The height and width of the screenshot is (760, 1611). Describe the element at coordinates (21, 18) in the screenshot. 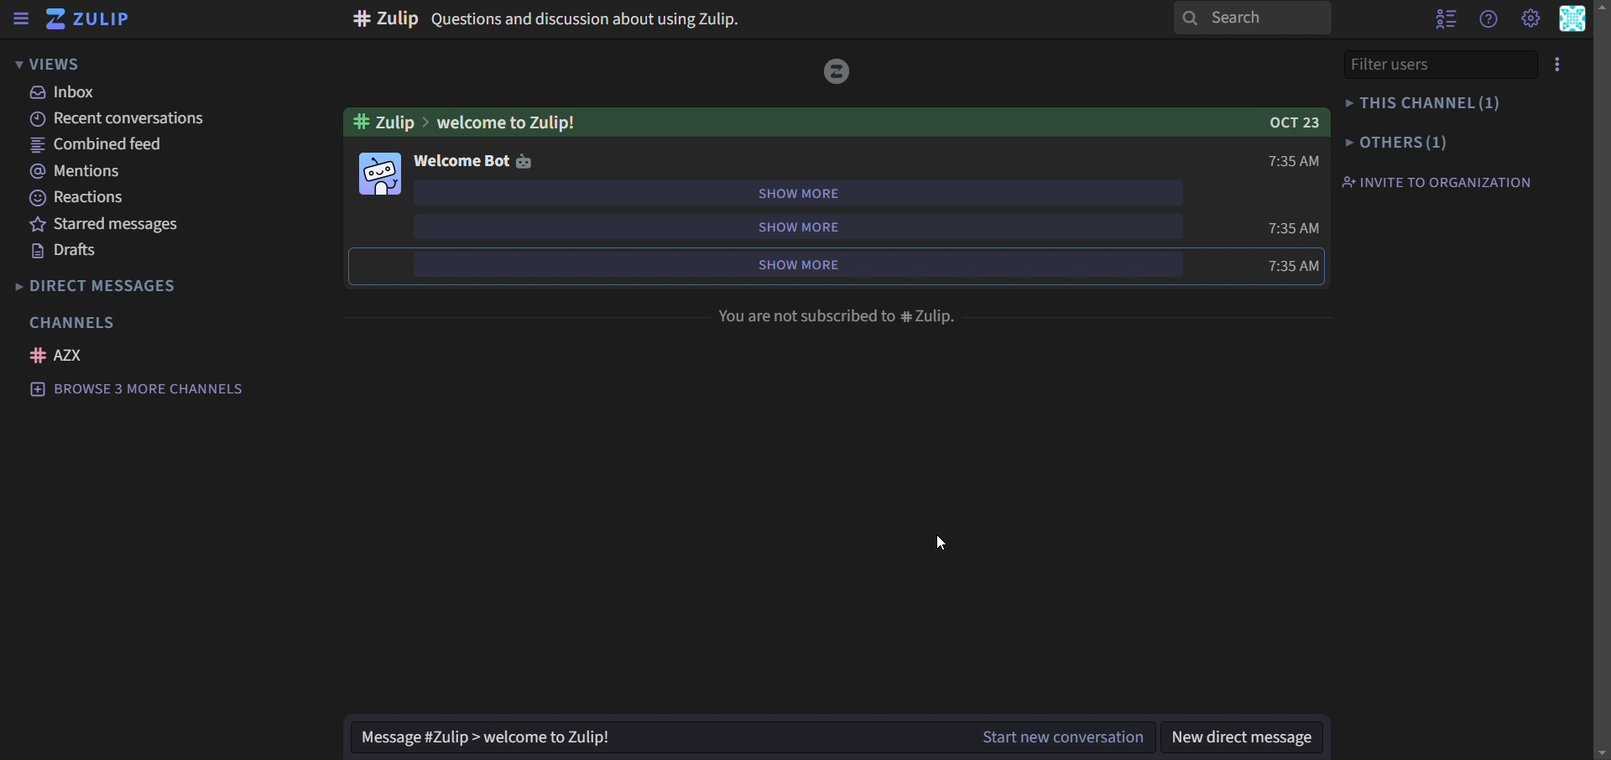

I see `sidebar` at that location.